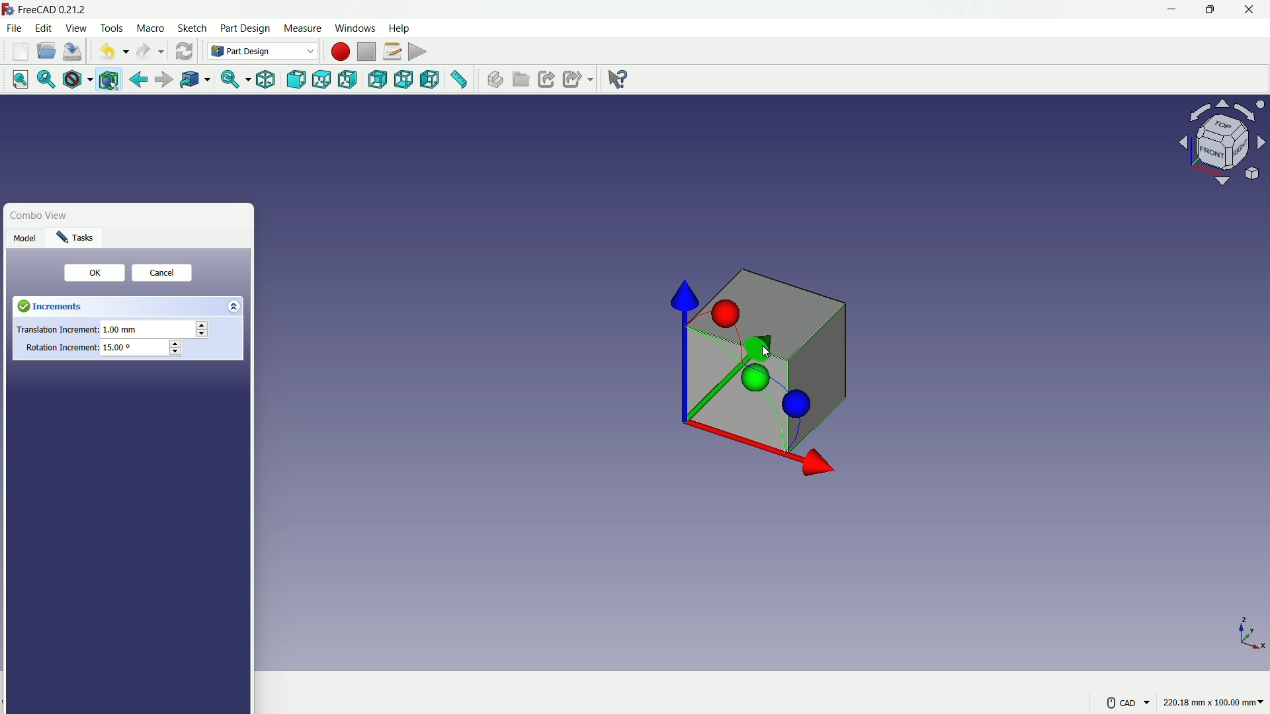 This screenshot has width=1270, height=714. I want to click on Translation Increment:, so click(58, 329).